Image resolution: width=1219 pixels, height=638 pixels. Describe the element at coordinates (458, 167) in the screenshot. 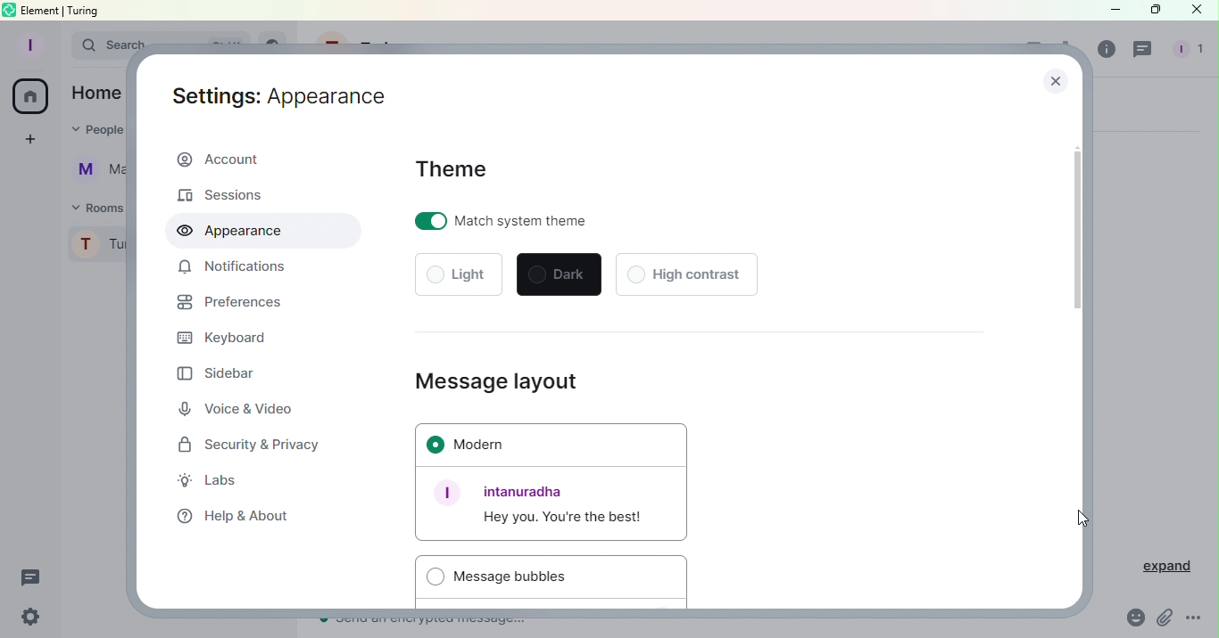

I see `Theme` at that location.